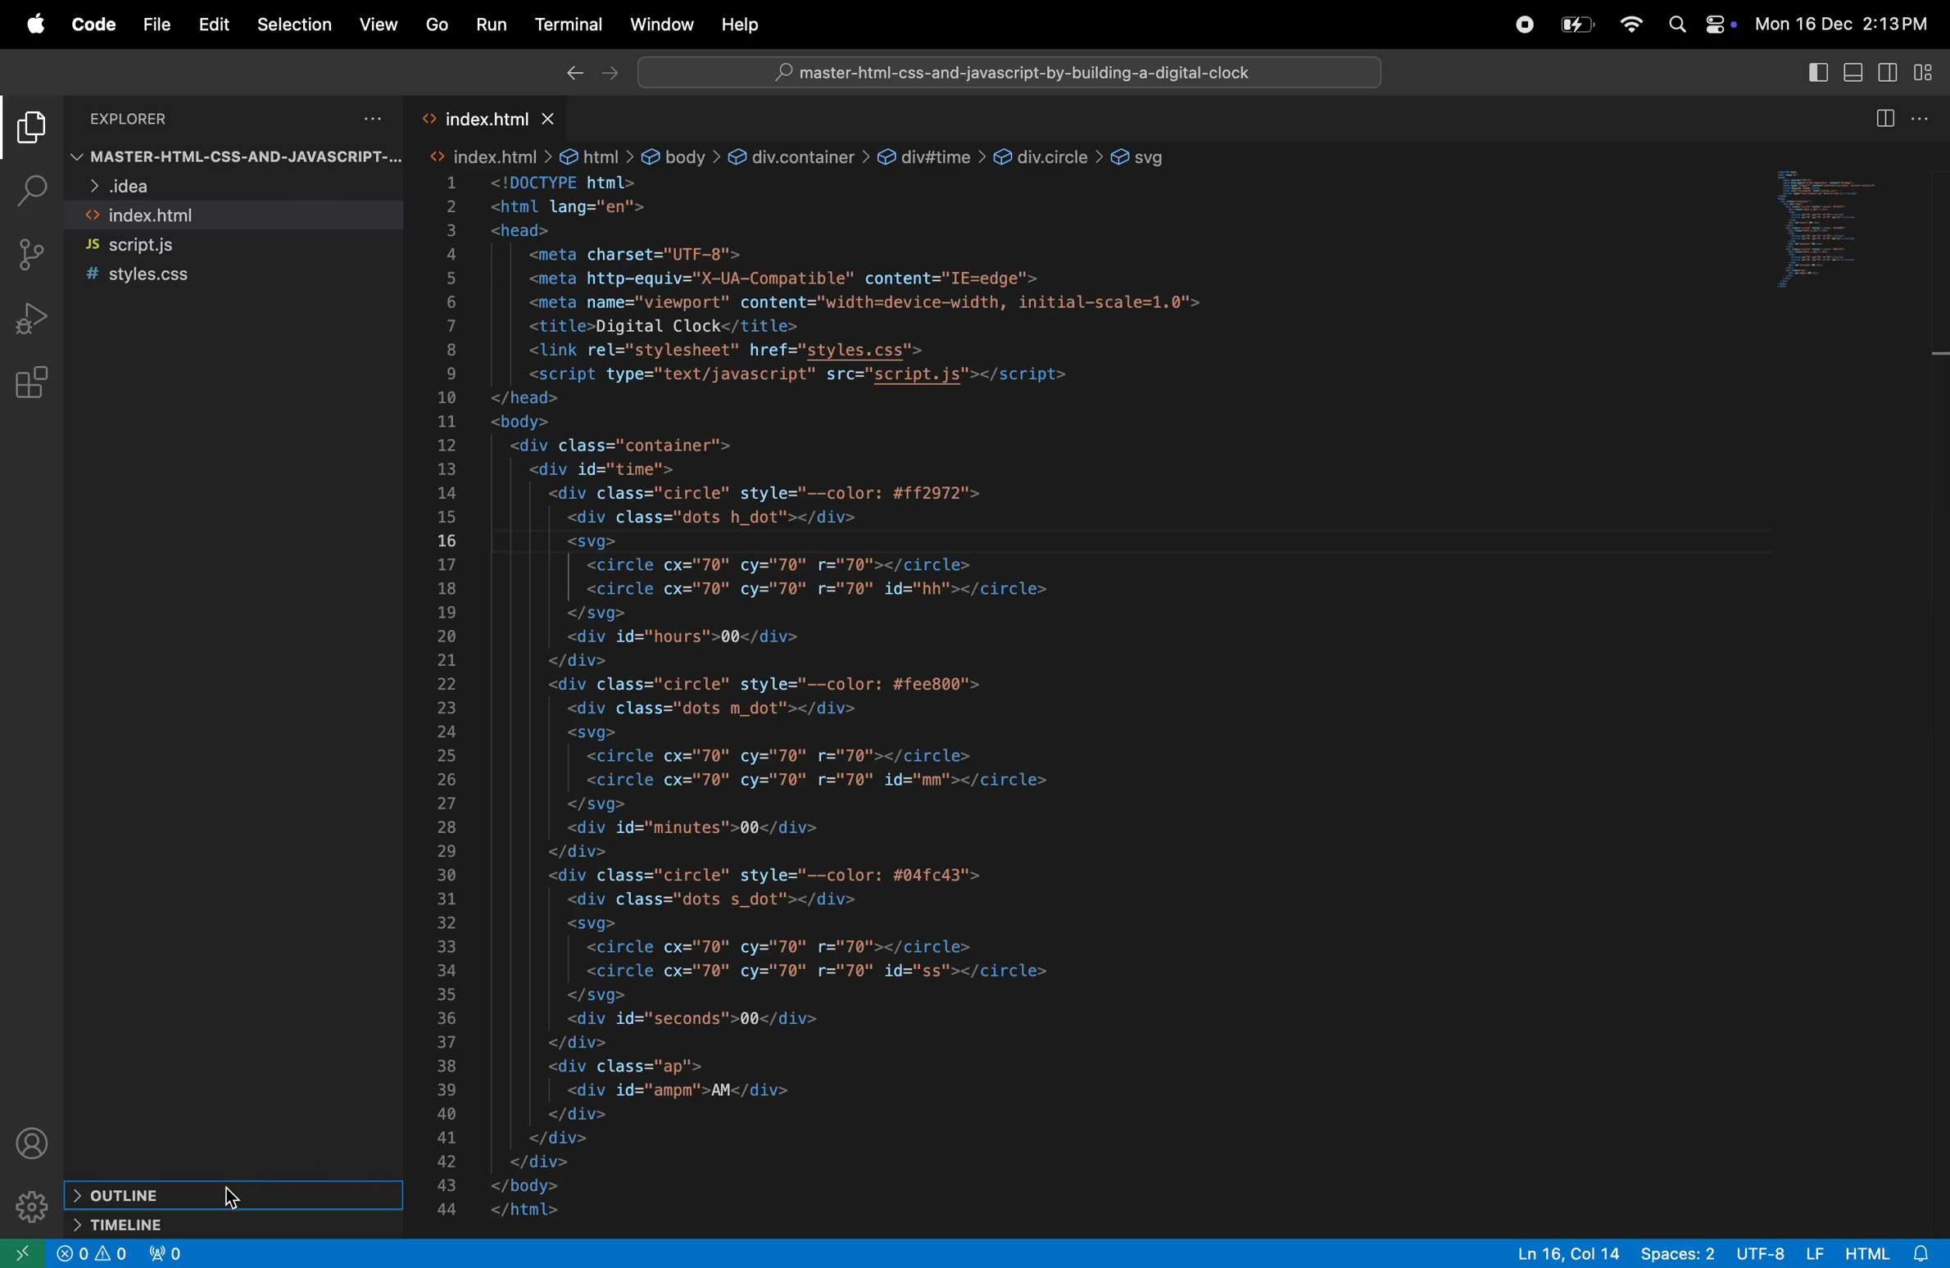 The width and height of the screenshot is (1950, 1268). What do you see at coordinates (1680, 1253) in the screenshot?
I see `spaces 2` at bounding box center [1680, 1253].